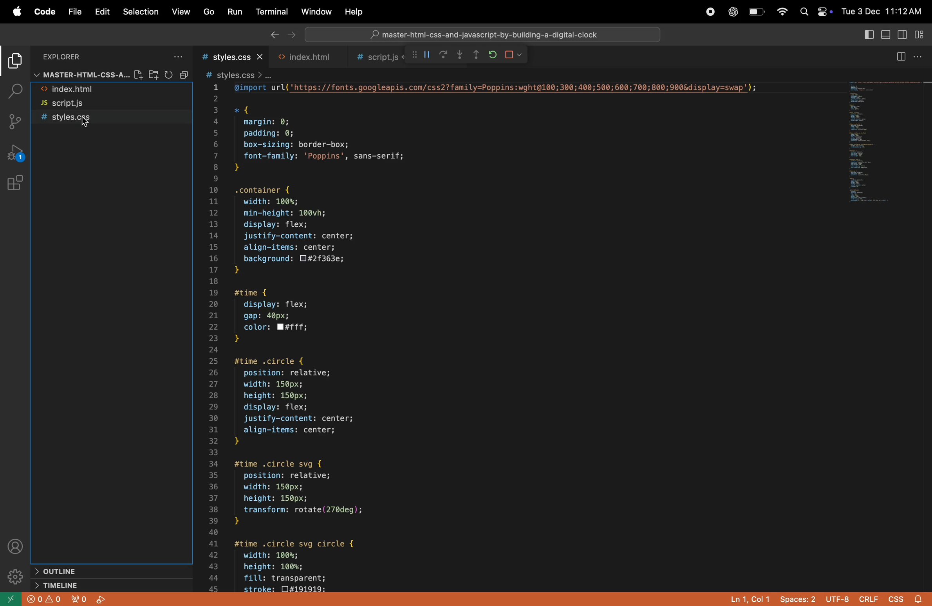 The image size is (932, 606). I want to click on preview window, so click(889, 142).